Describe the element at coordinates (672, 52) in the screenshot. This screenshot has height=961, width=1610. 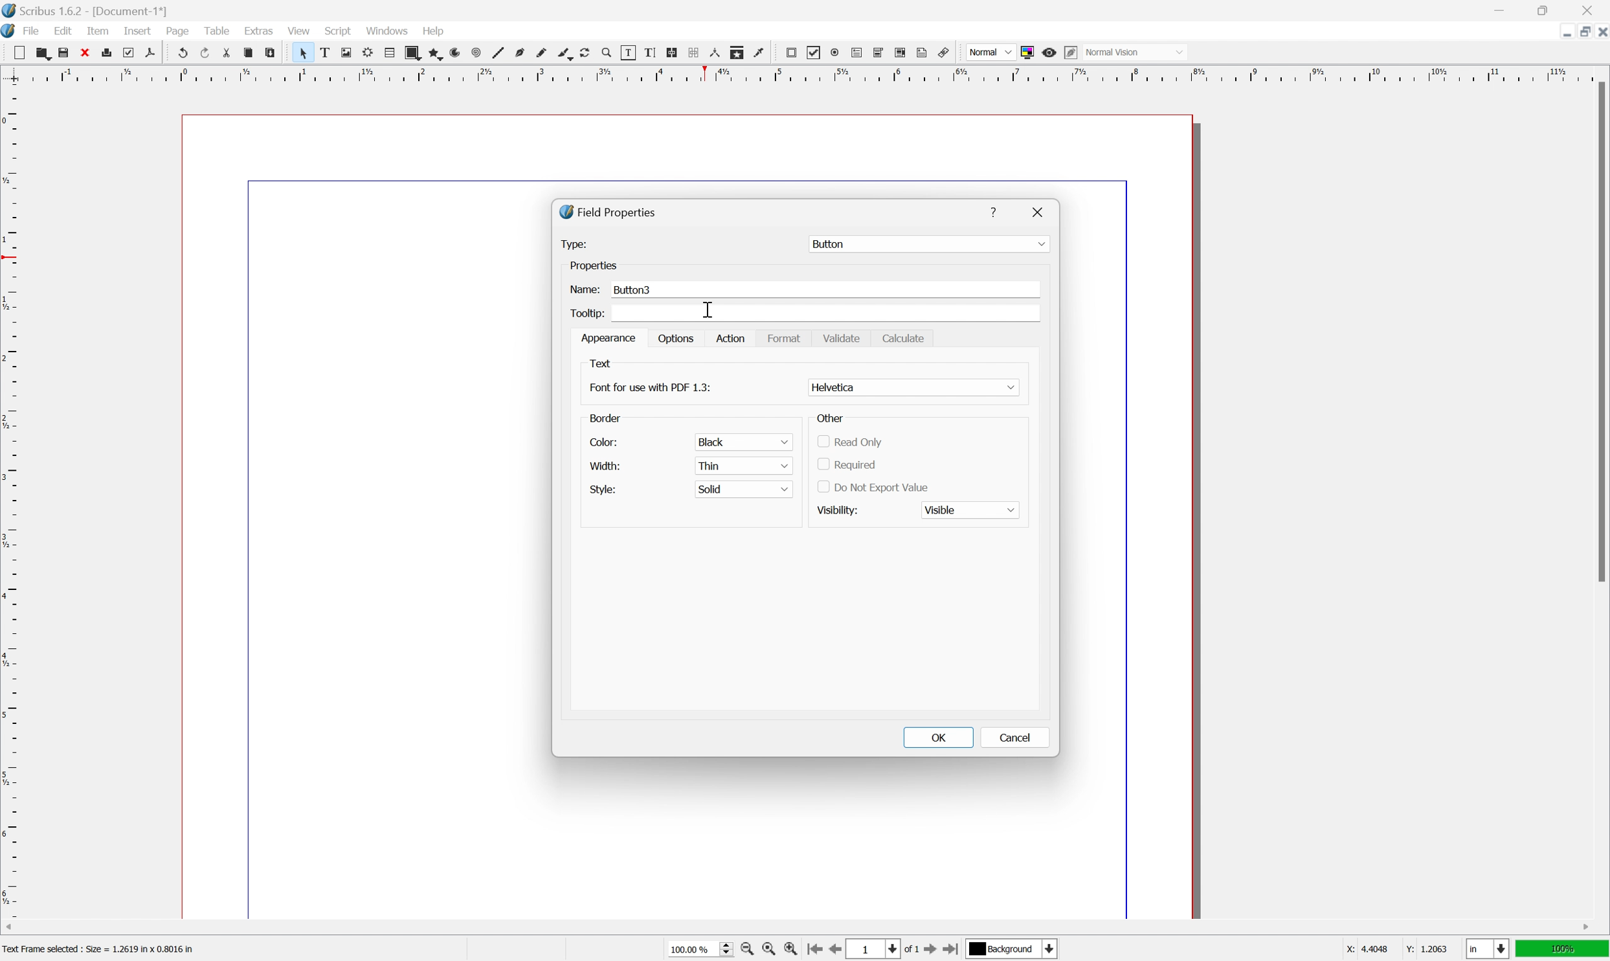
I see `link text frames` at that location.